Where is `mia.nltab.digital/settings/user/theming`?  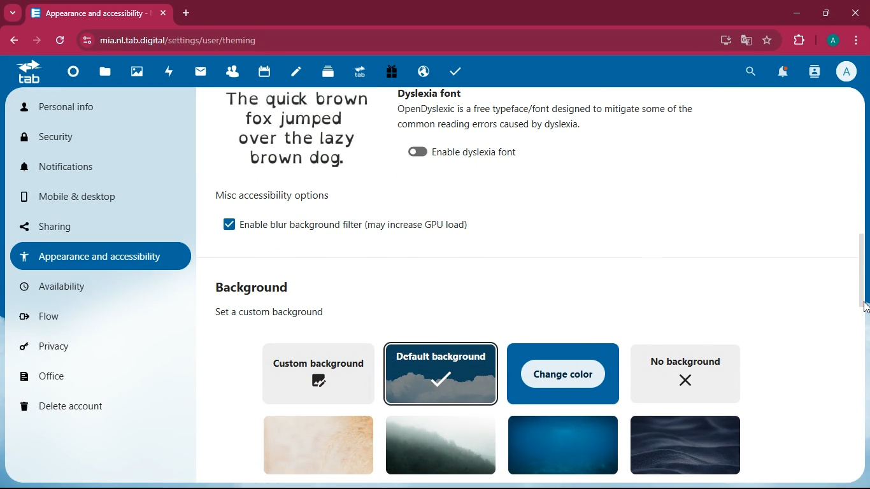
mia.nltab.digital/settings/user/theming is located at coordinates (169, 38).